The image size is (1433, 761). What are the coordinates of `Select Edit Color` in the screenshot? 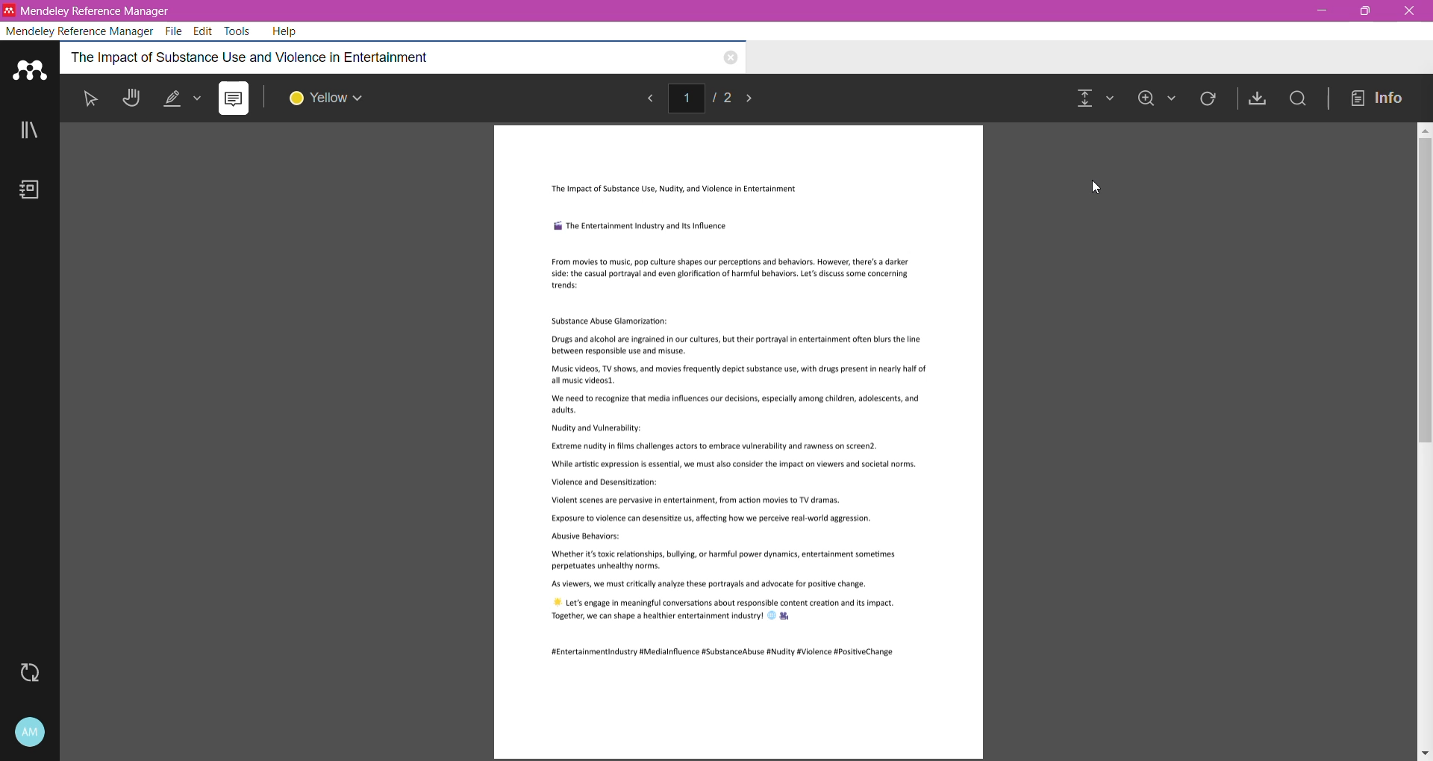 It's located at (334, 98).